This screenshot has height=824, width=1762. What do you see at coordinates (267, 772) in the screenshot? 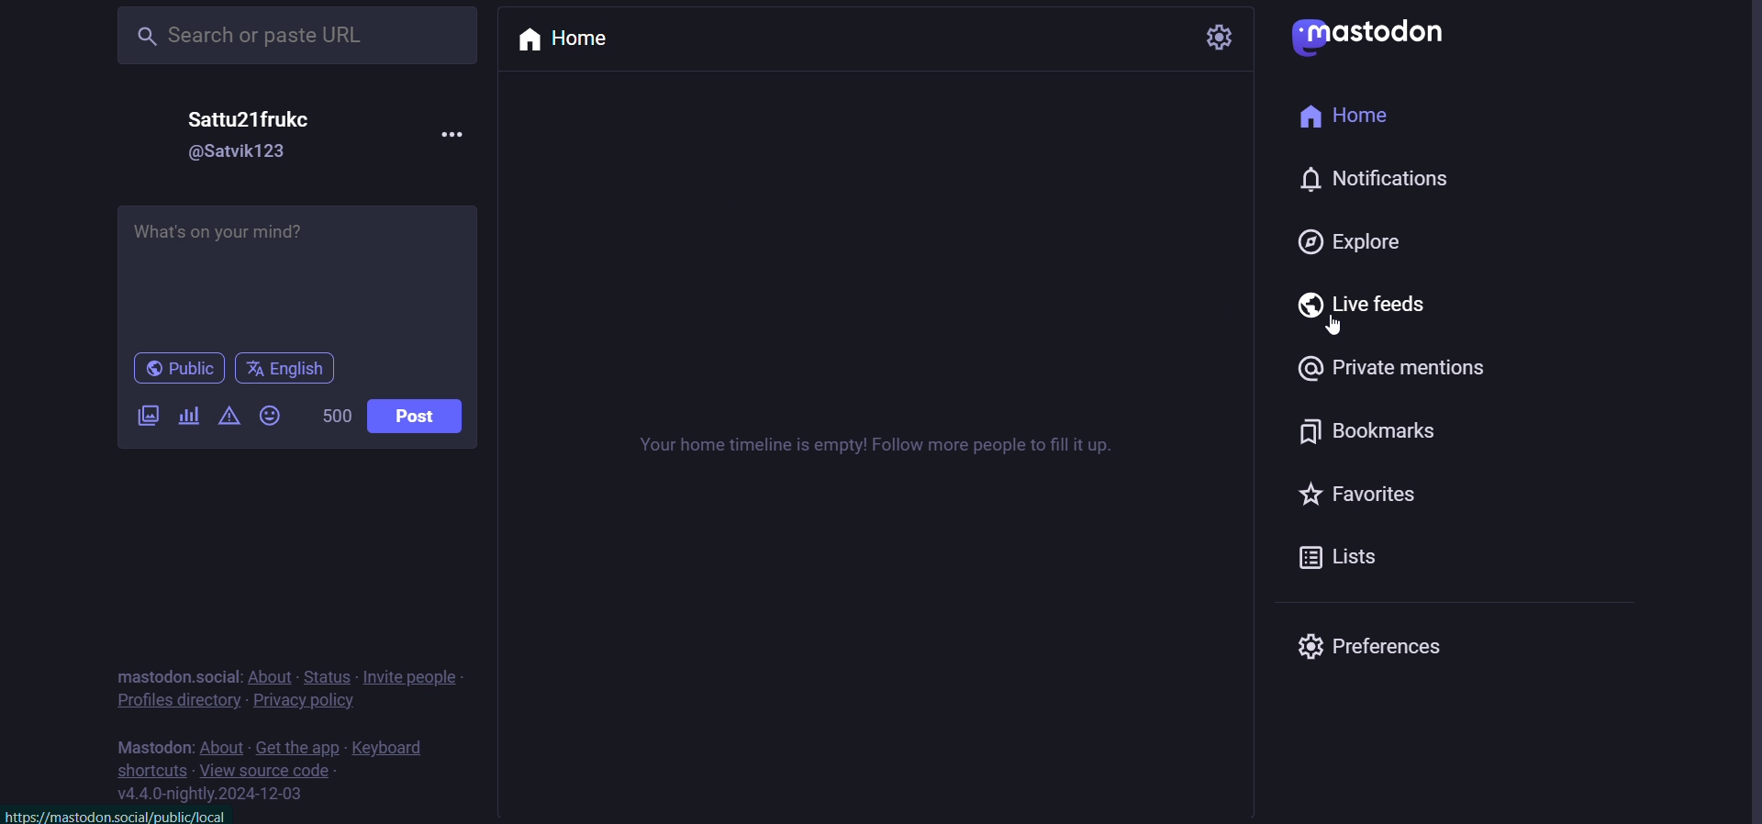
I see `view source code` at bounding box center [267, 772].